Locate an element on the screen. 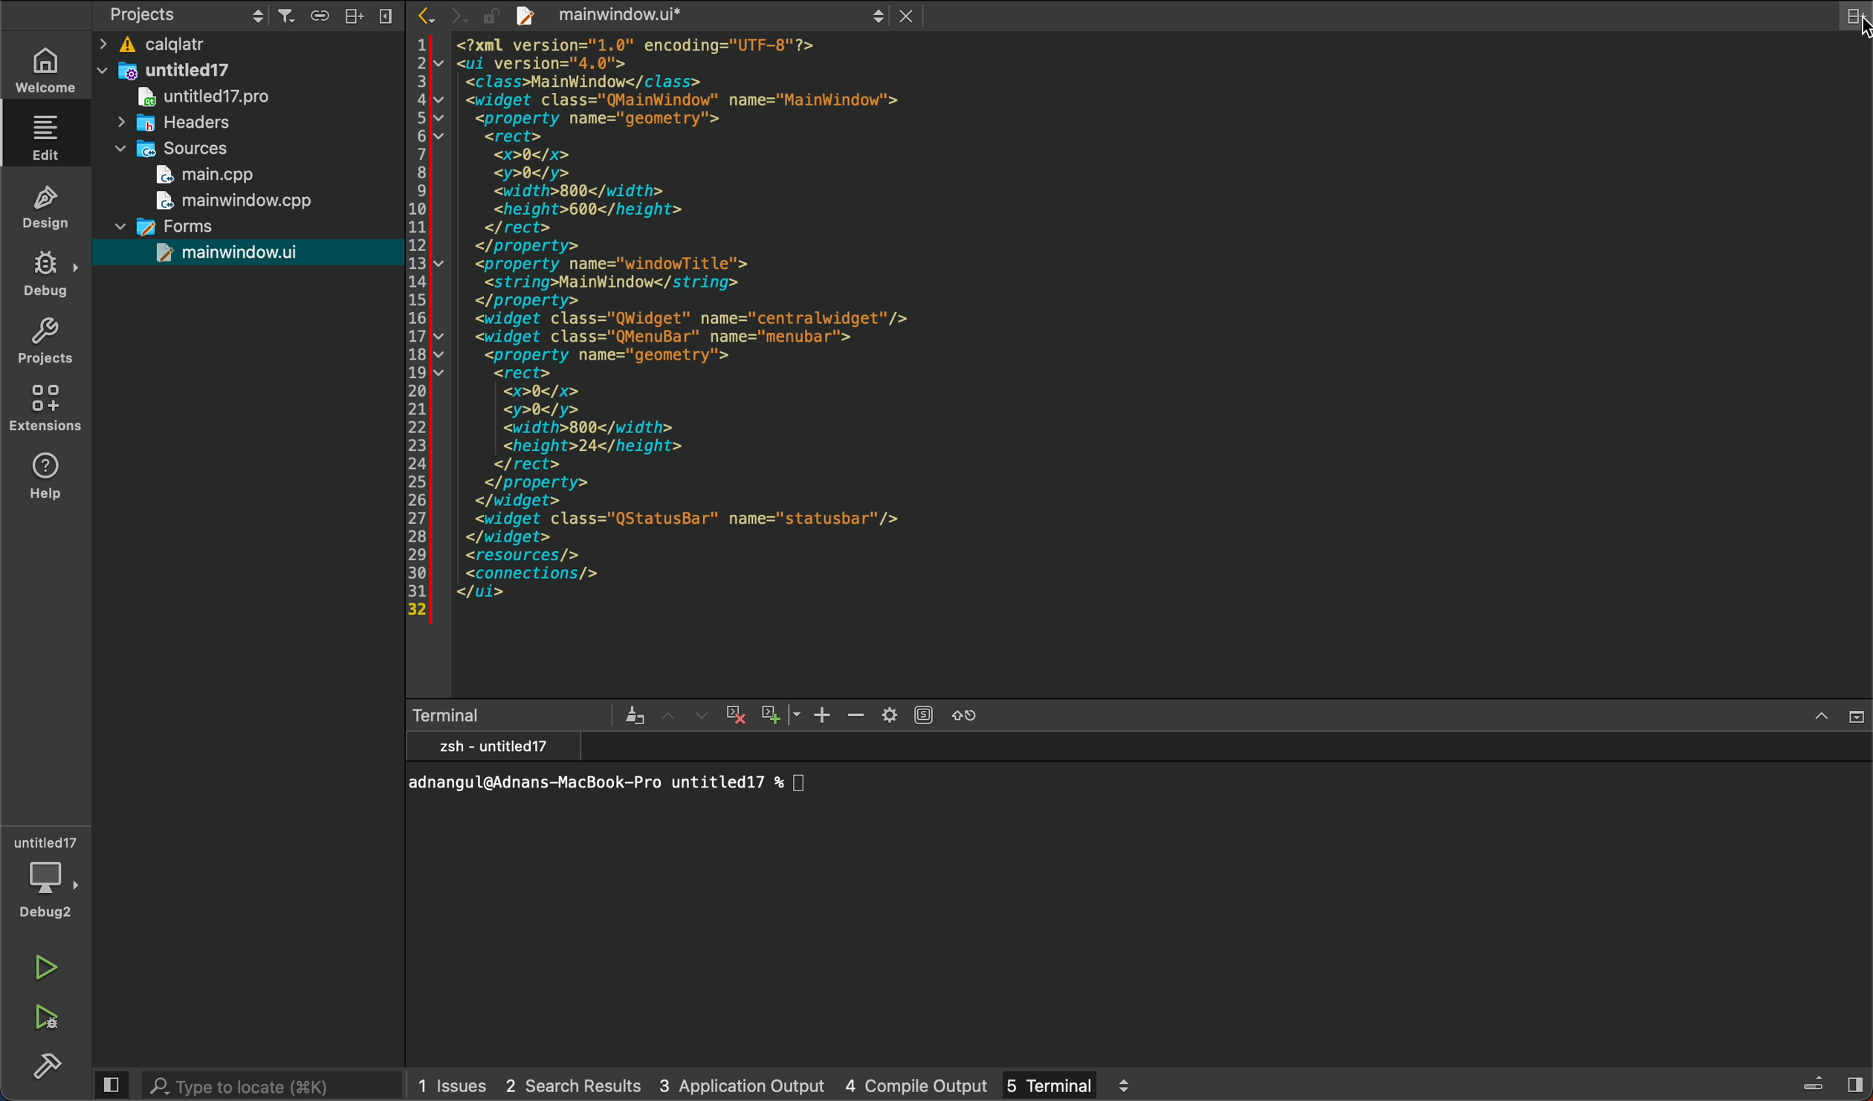 Image resolution: width=1873 pixels, height=1101 pixels. untitled17 is located at coordinates (193, 97).